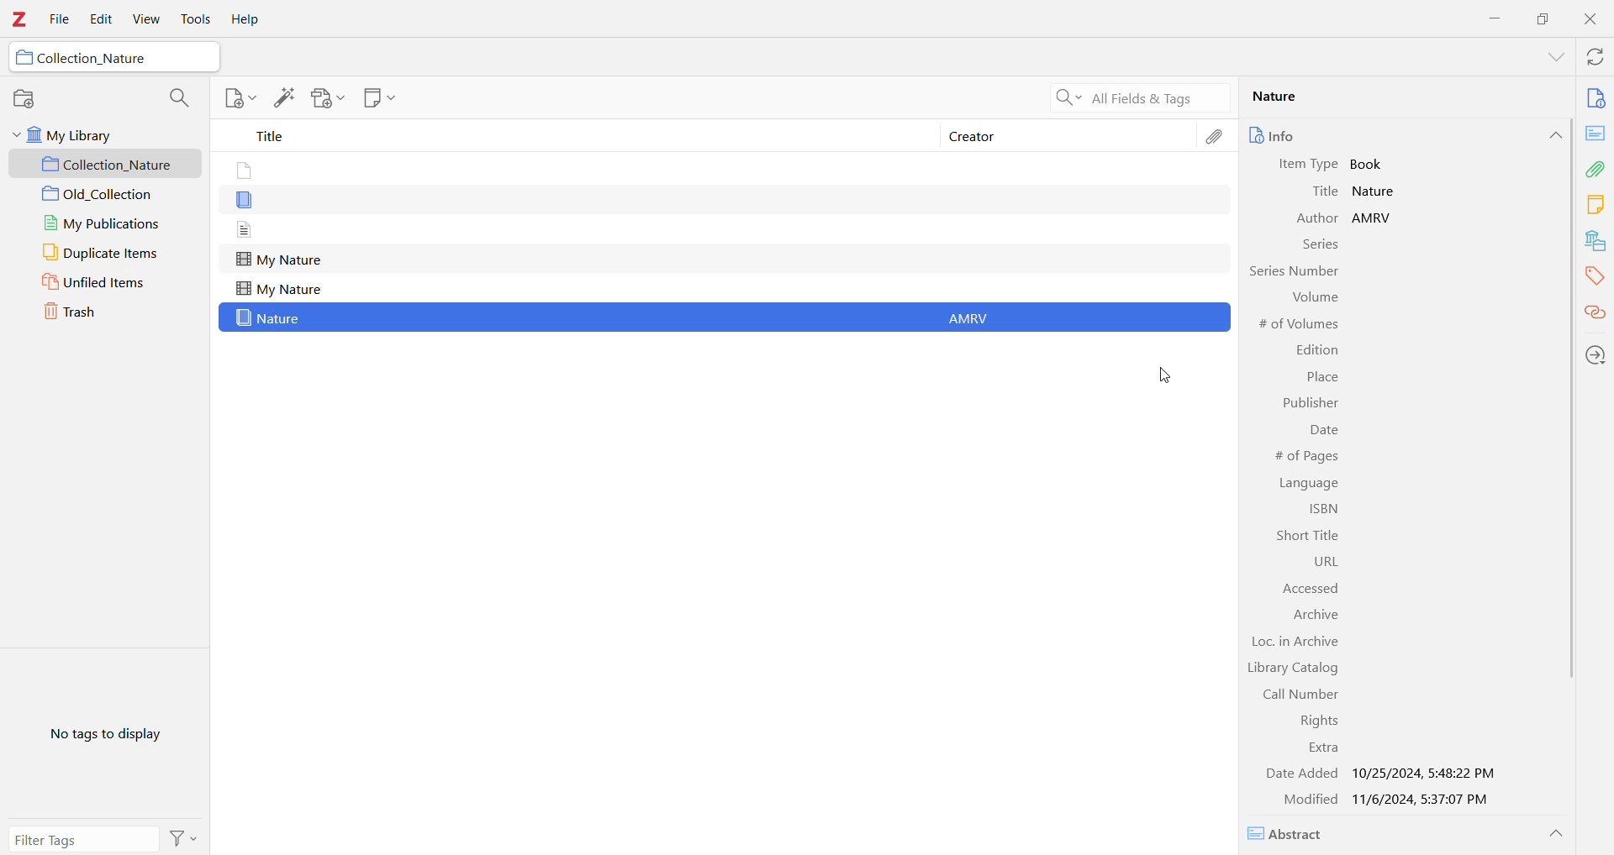 The width and height of the screenshot is (1614, 855). I want to click on Modified 11/6/2024, 5:37:07 PM, so click(1379, 798).